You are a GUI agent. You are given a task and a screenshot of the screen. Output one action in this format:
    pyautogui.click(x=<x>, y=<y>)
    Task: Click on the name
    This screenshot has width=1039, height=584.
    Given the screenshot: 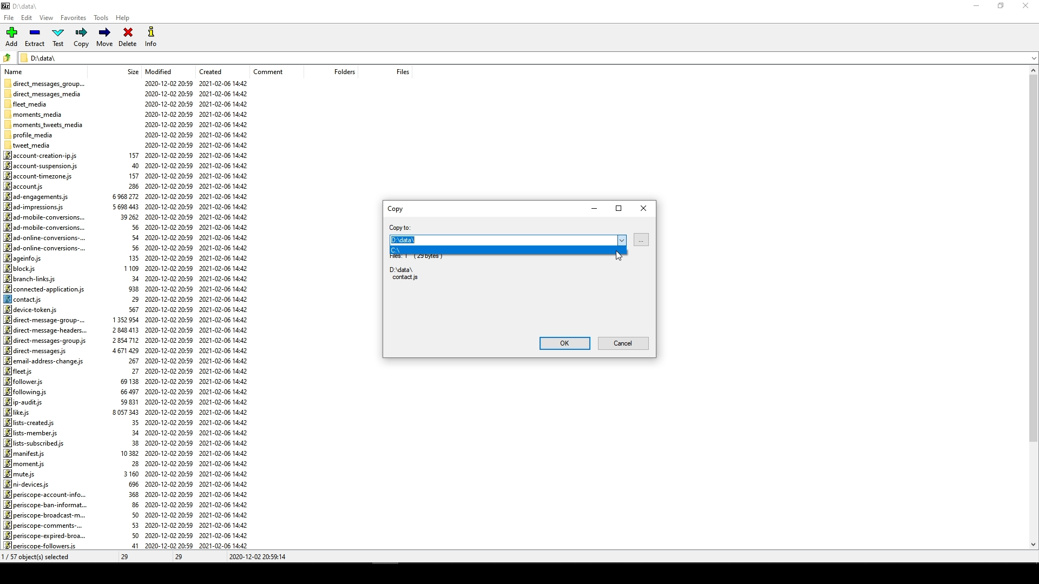 What is the action you would take?
    pyautogui.click(x=17, y=71)
    